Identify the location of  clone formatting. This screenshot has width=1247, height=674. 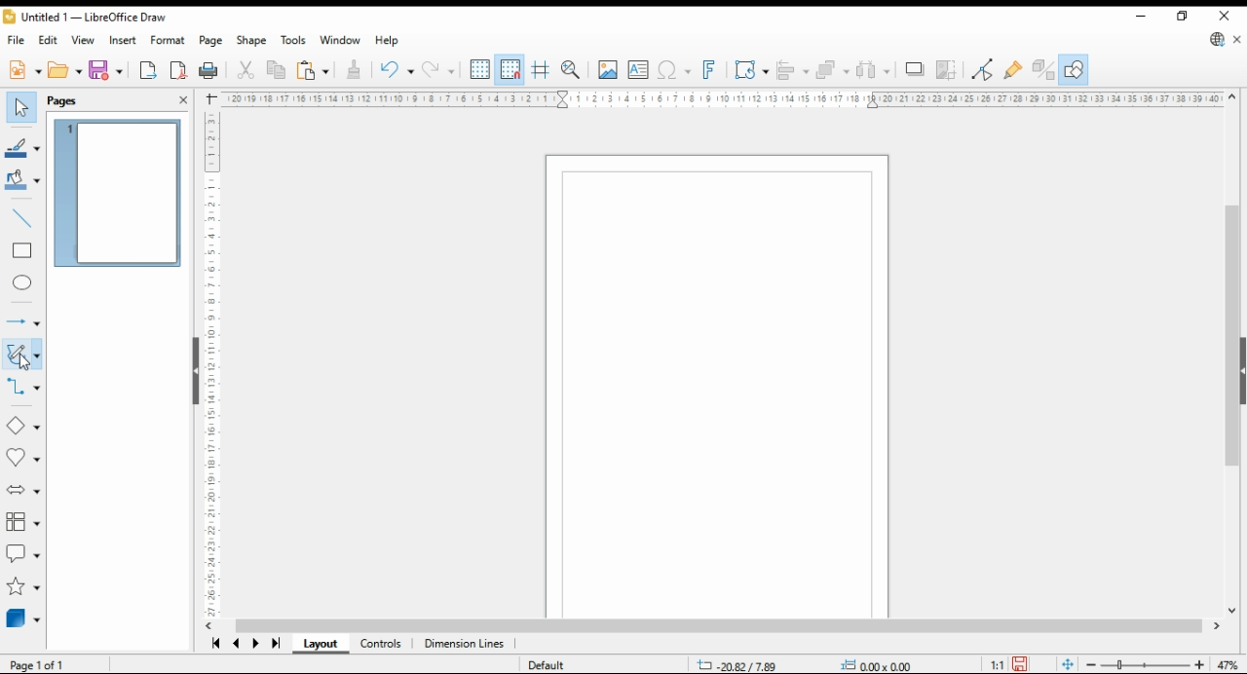
(356, 69).